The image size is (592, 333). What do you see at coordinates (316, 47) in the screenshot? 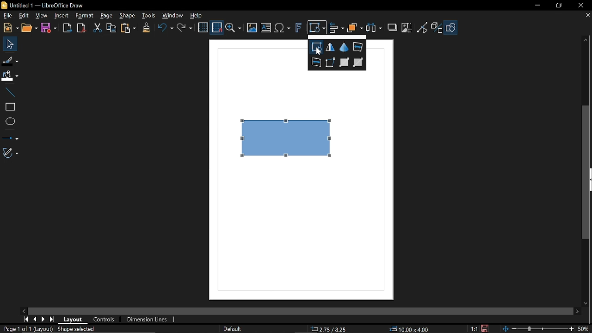
I see `ROtation` at bounding box center [316, 47].